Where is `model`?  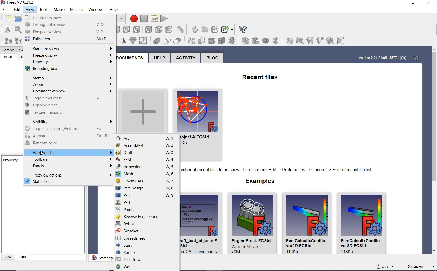
model is located at coordinates (8, 57).